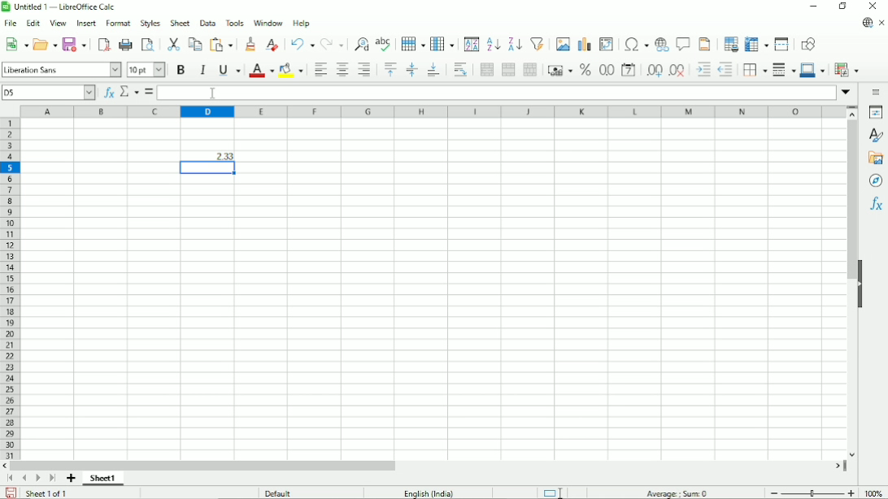  I want to click on Close document, so click(881, 23).